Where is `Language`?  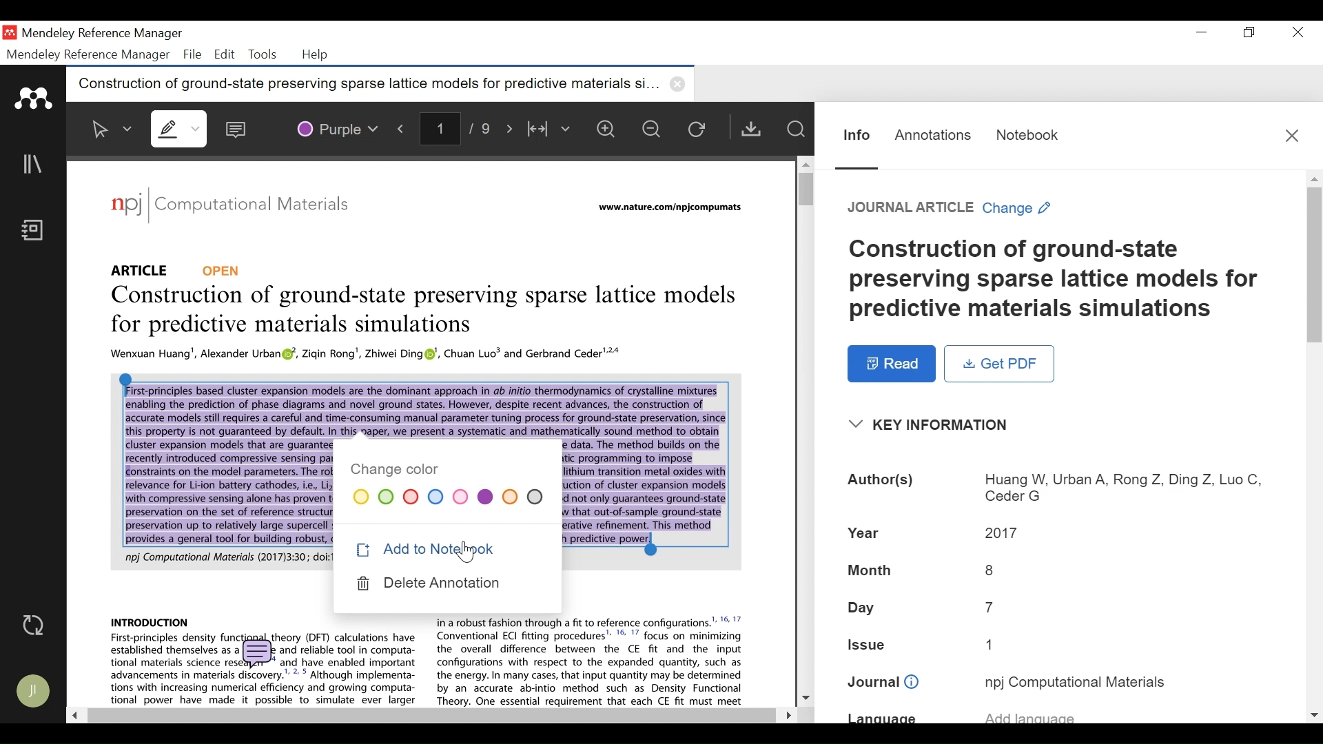
Language is located at coordinates (882, 718).